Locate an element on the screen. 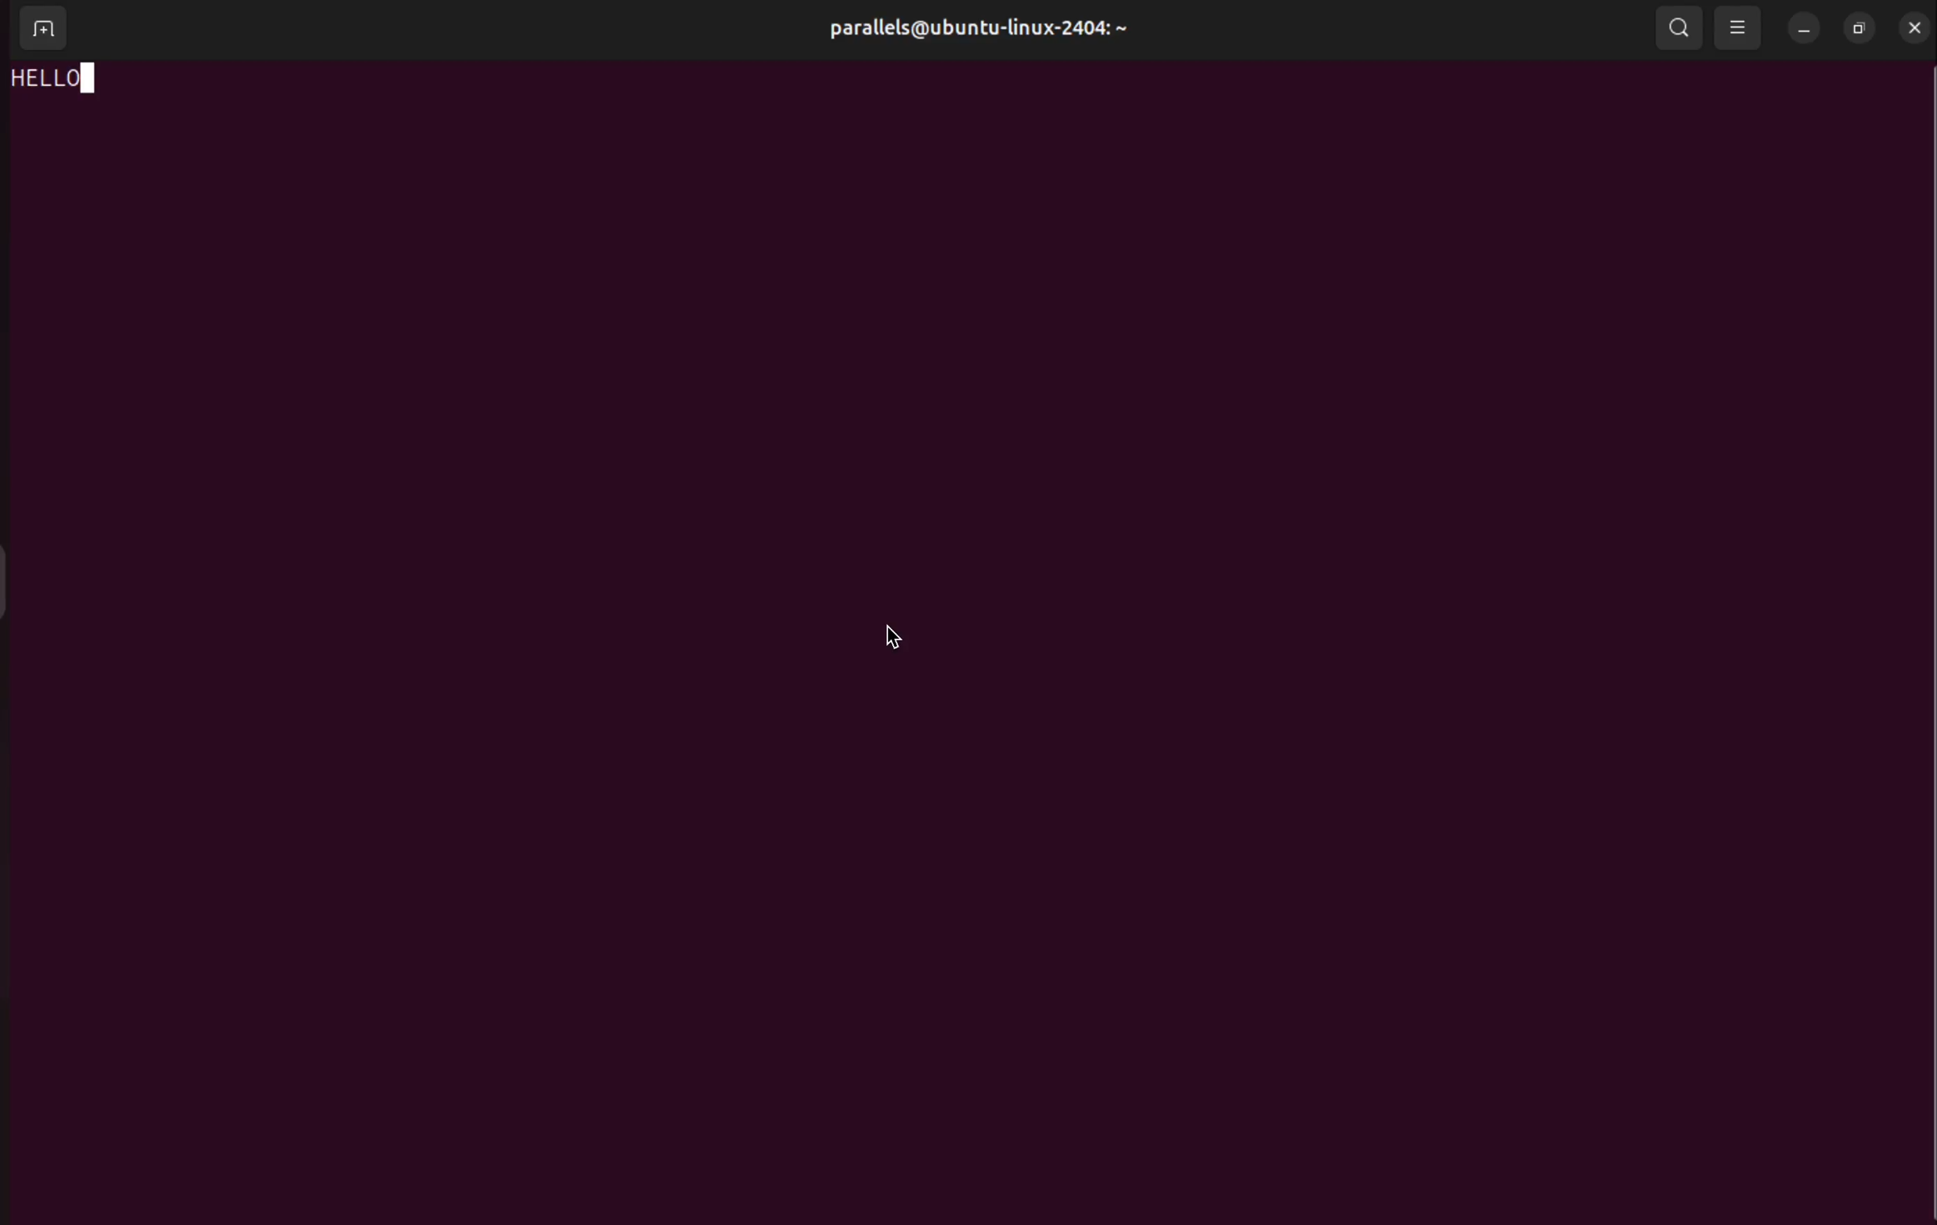 The width and height of the screenshot is (1937, 1225). search is located at coordinates (1675, 28).